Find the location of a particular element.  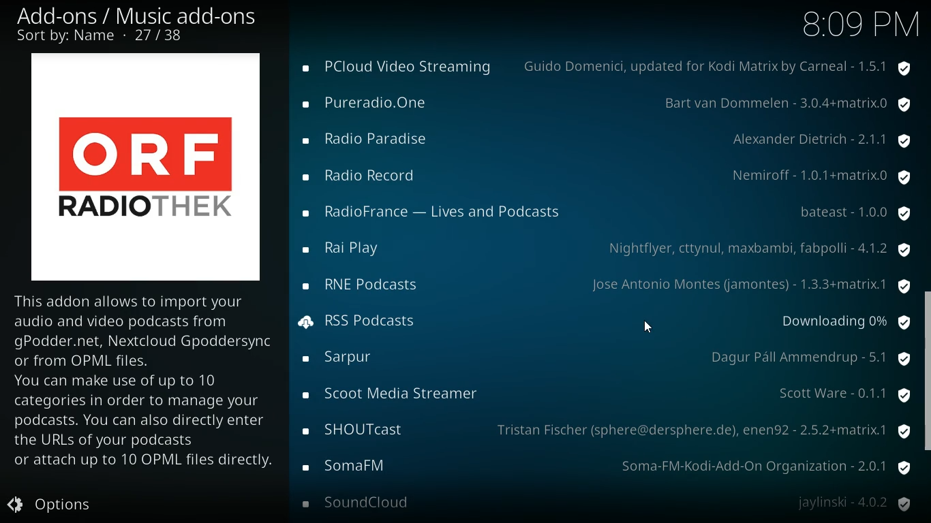

provider is located at coordinates (825, 144).